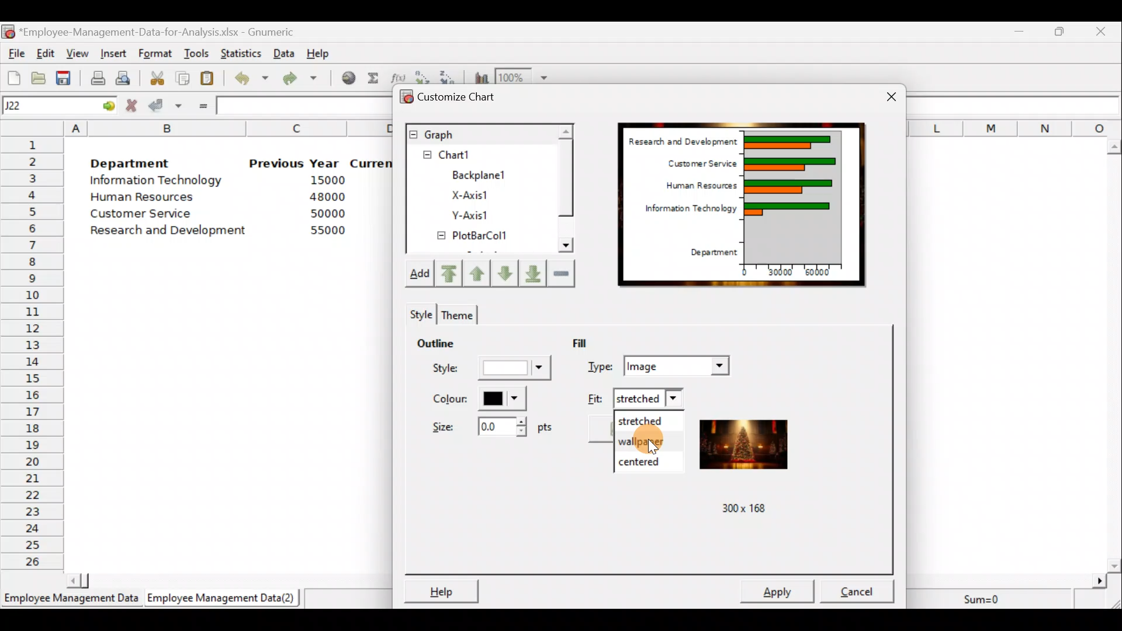 Image resolution: width=1122 pixels, height=631 pixels. I want to click on Theme, so click(460, 313).